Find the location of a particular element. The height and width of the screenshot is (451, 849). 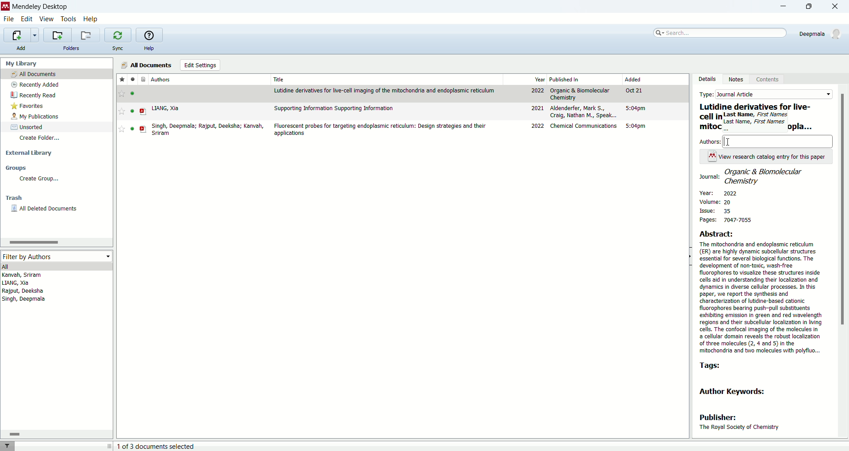

groups is located at coordinates (18, 168).